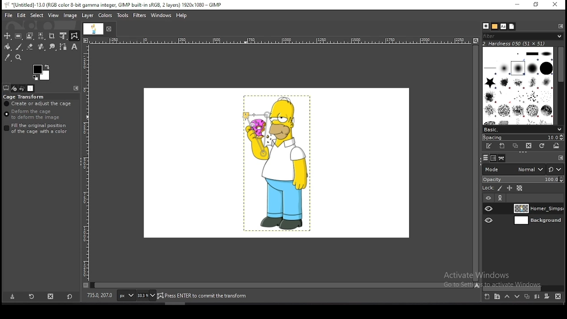 The image size is (567, 319). Describe the element at coordinates (560, 84) in the screenshot. I see `scroll bar` at that location.